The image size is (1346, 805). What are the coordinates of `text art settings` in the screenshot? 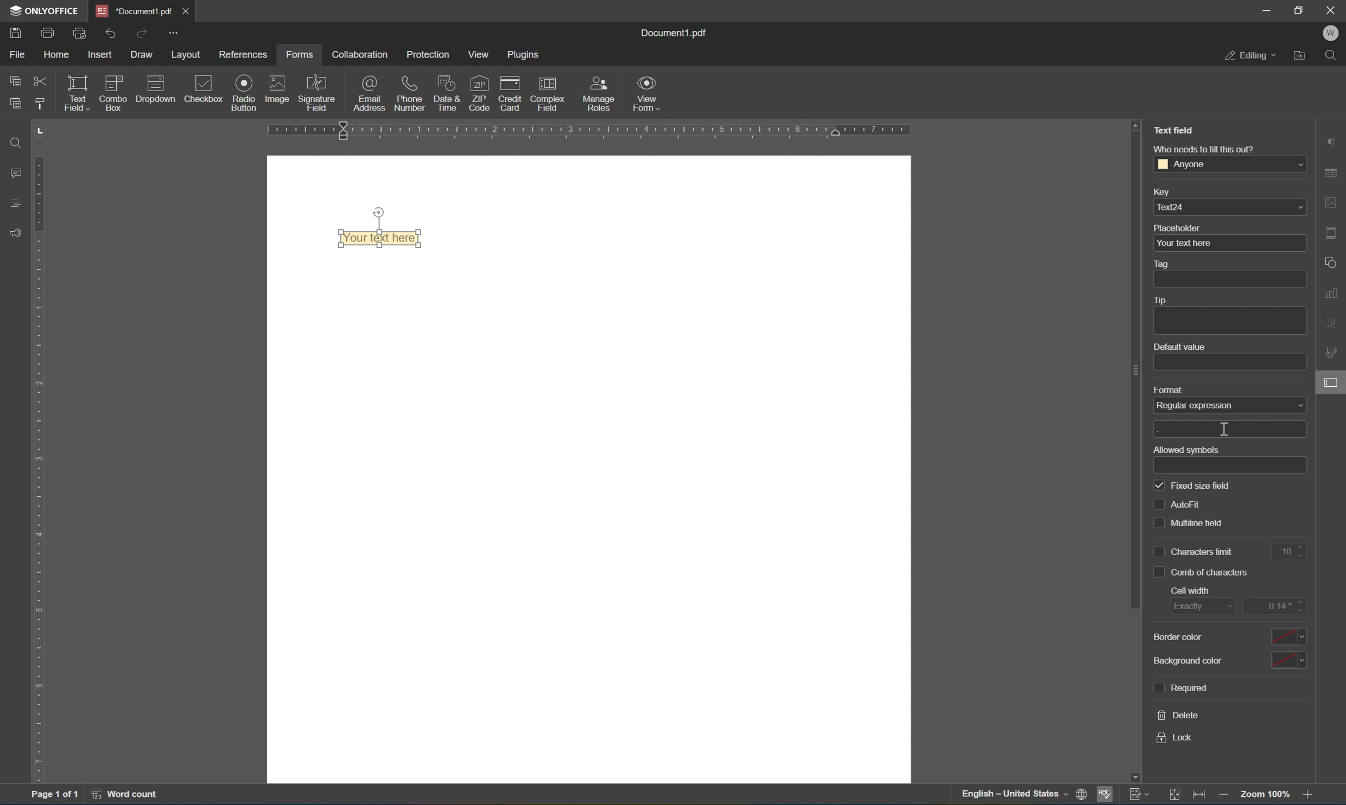 It's located at (1332, 321).